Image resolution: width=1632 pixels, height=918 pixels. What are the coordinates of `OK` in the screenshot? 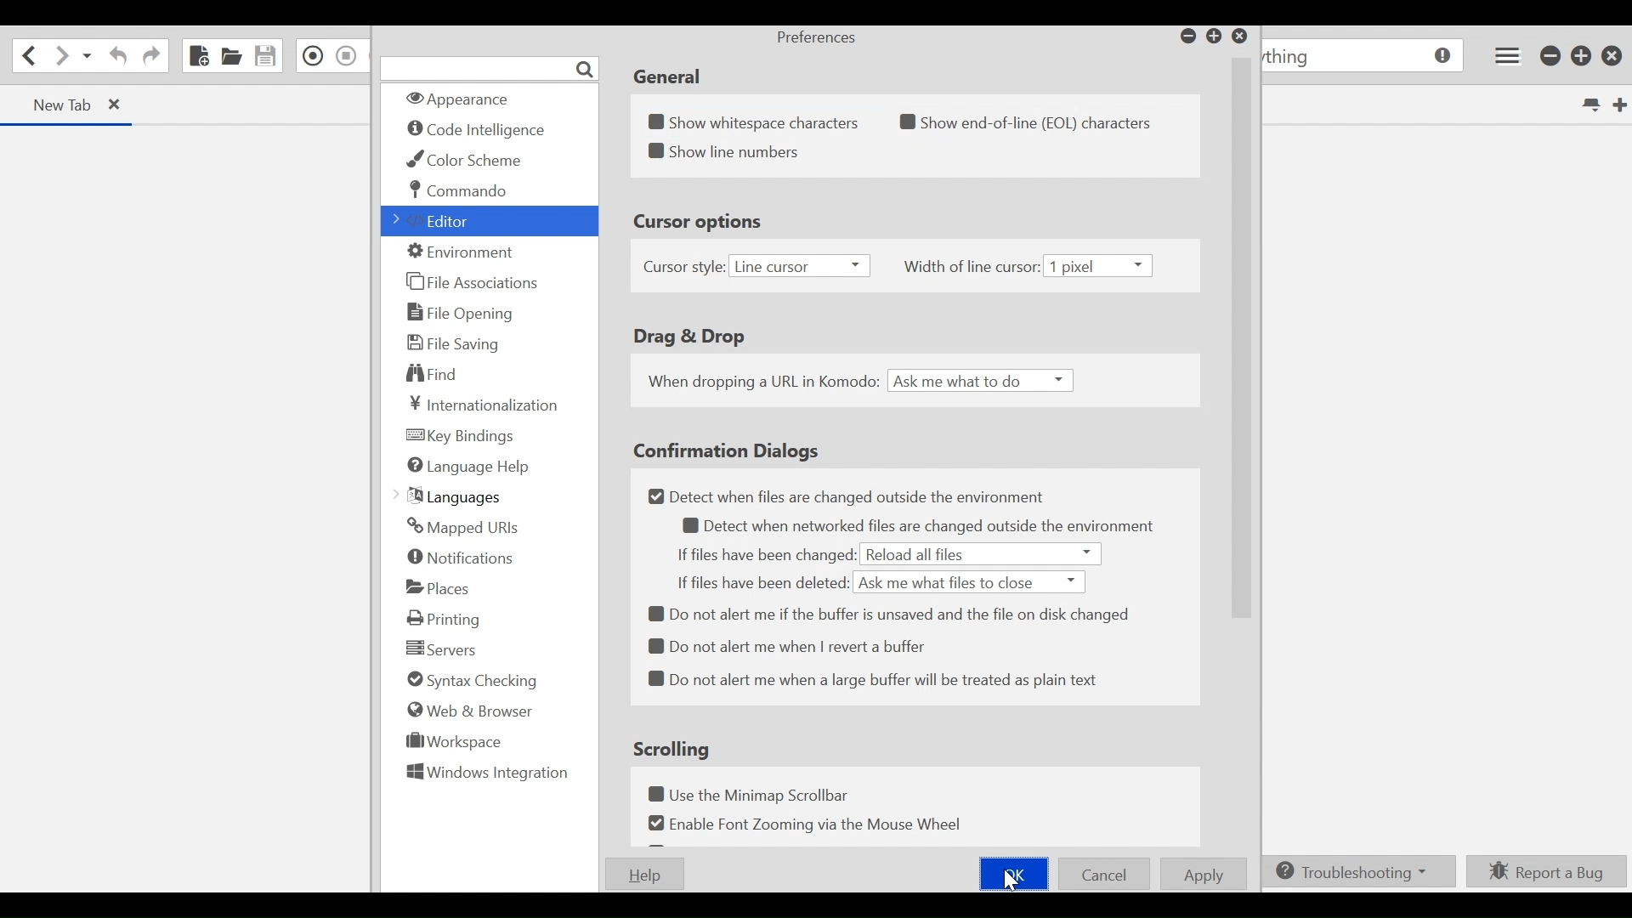 It's located at (1011, 875).